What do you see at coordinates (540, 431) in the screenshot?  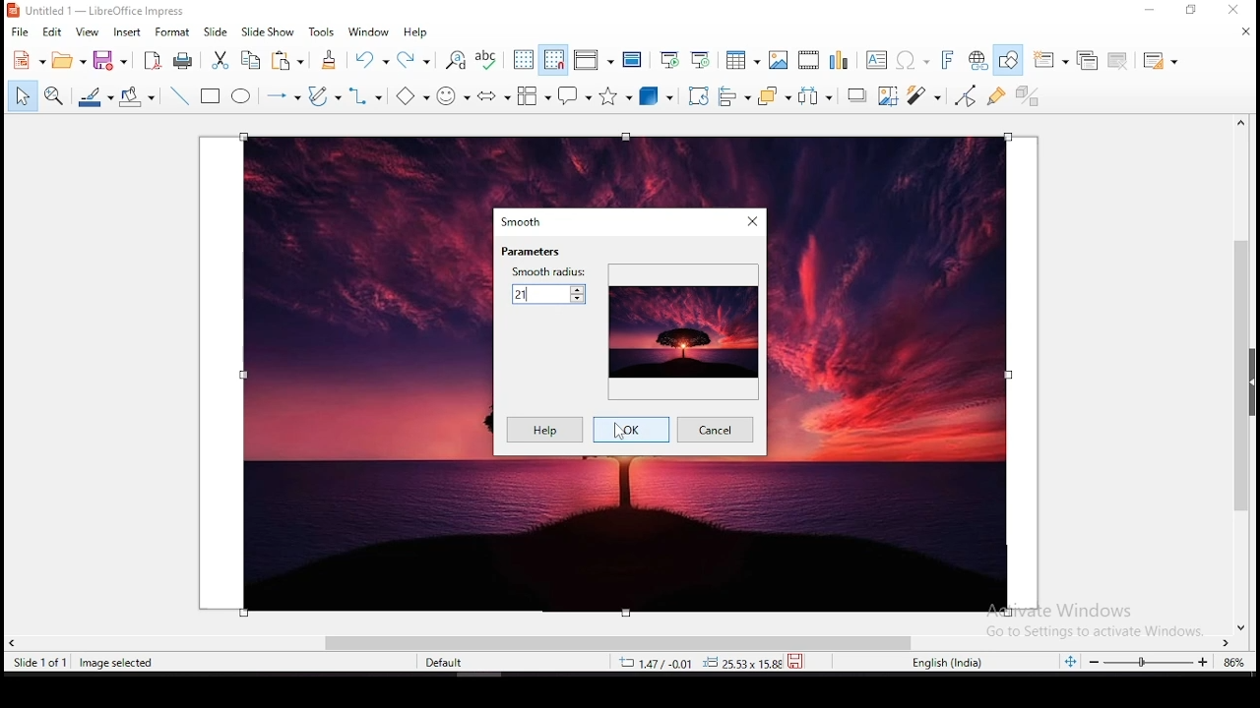 I see `help` at bounding box center [540, 431].